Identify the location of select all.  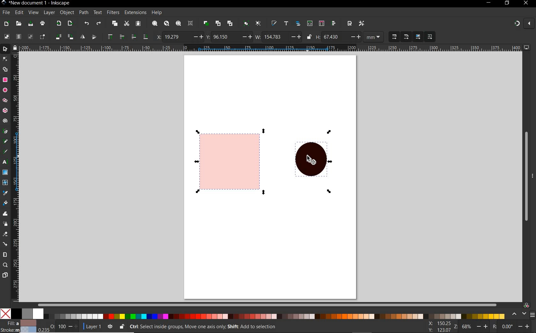
(6, 36).